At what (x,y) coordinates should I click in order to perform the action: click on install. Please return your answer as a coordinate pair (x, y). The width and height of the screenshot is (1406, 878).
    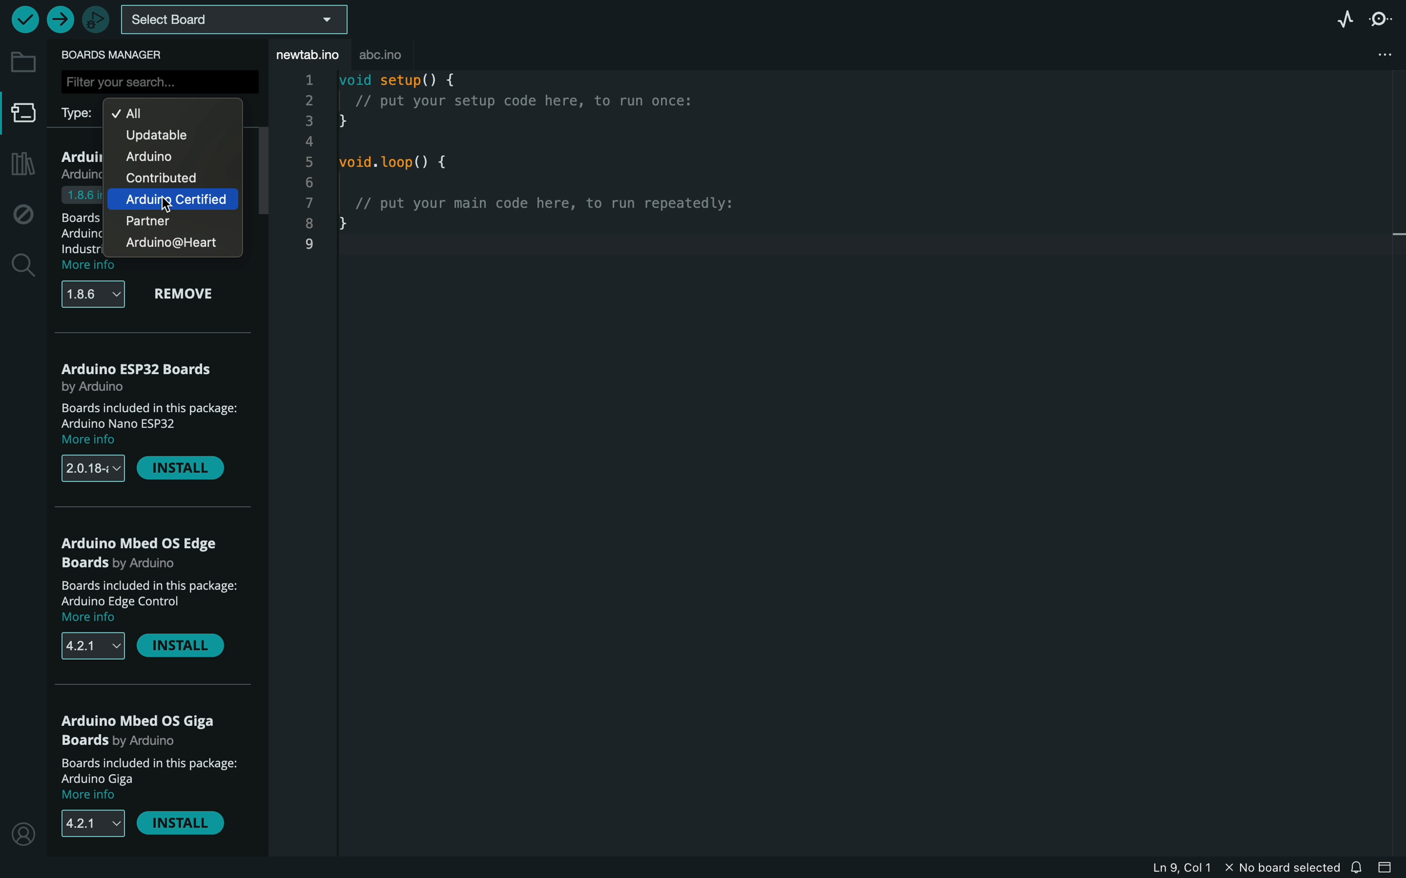
    Looking at the image, I should click on (181, 470).